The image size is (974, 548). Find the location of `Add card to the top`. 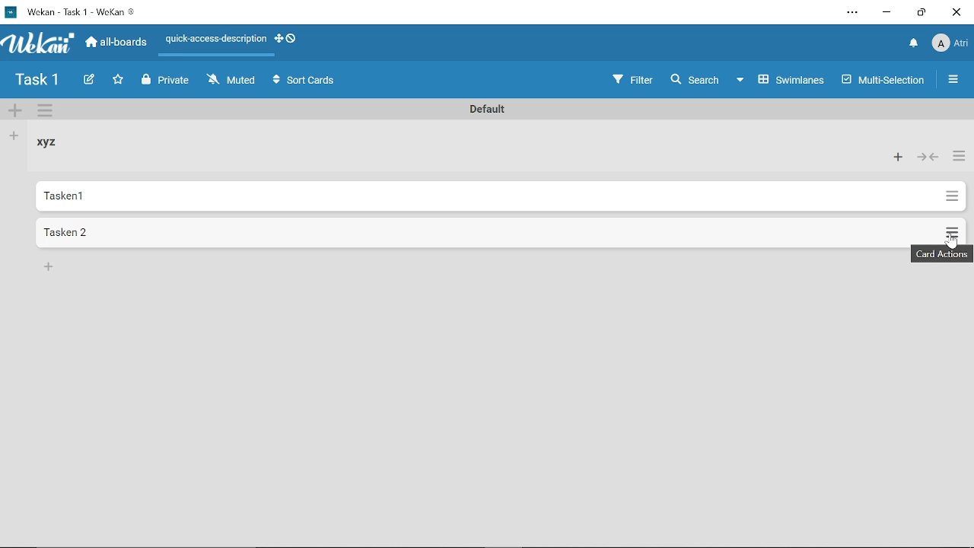

Add card to the top is located at coordinates (897, 158).